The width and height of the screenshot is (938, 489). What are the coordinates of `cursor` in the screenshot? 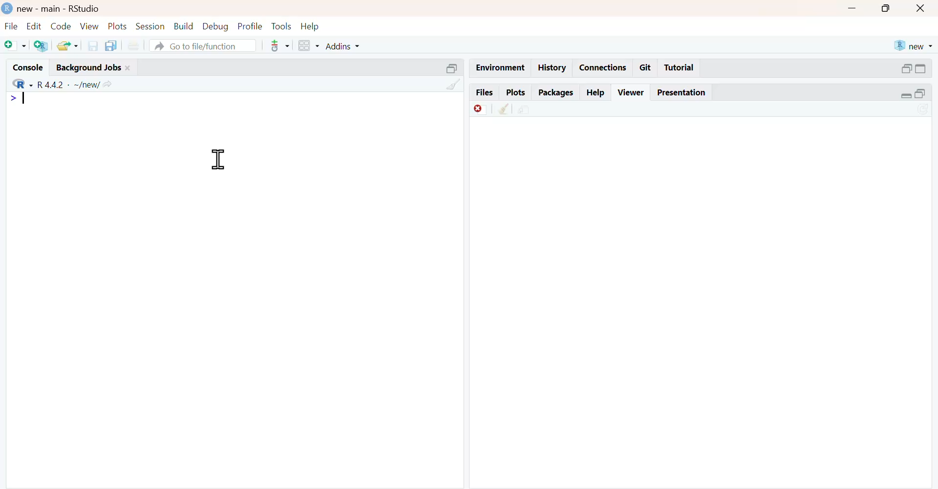 It's located at (219, 160).